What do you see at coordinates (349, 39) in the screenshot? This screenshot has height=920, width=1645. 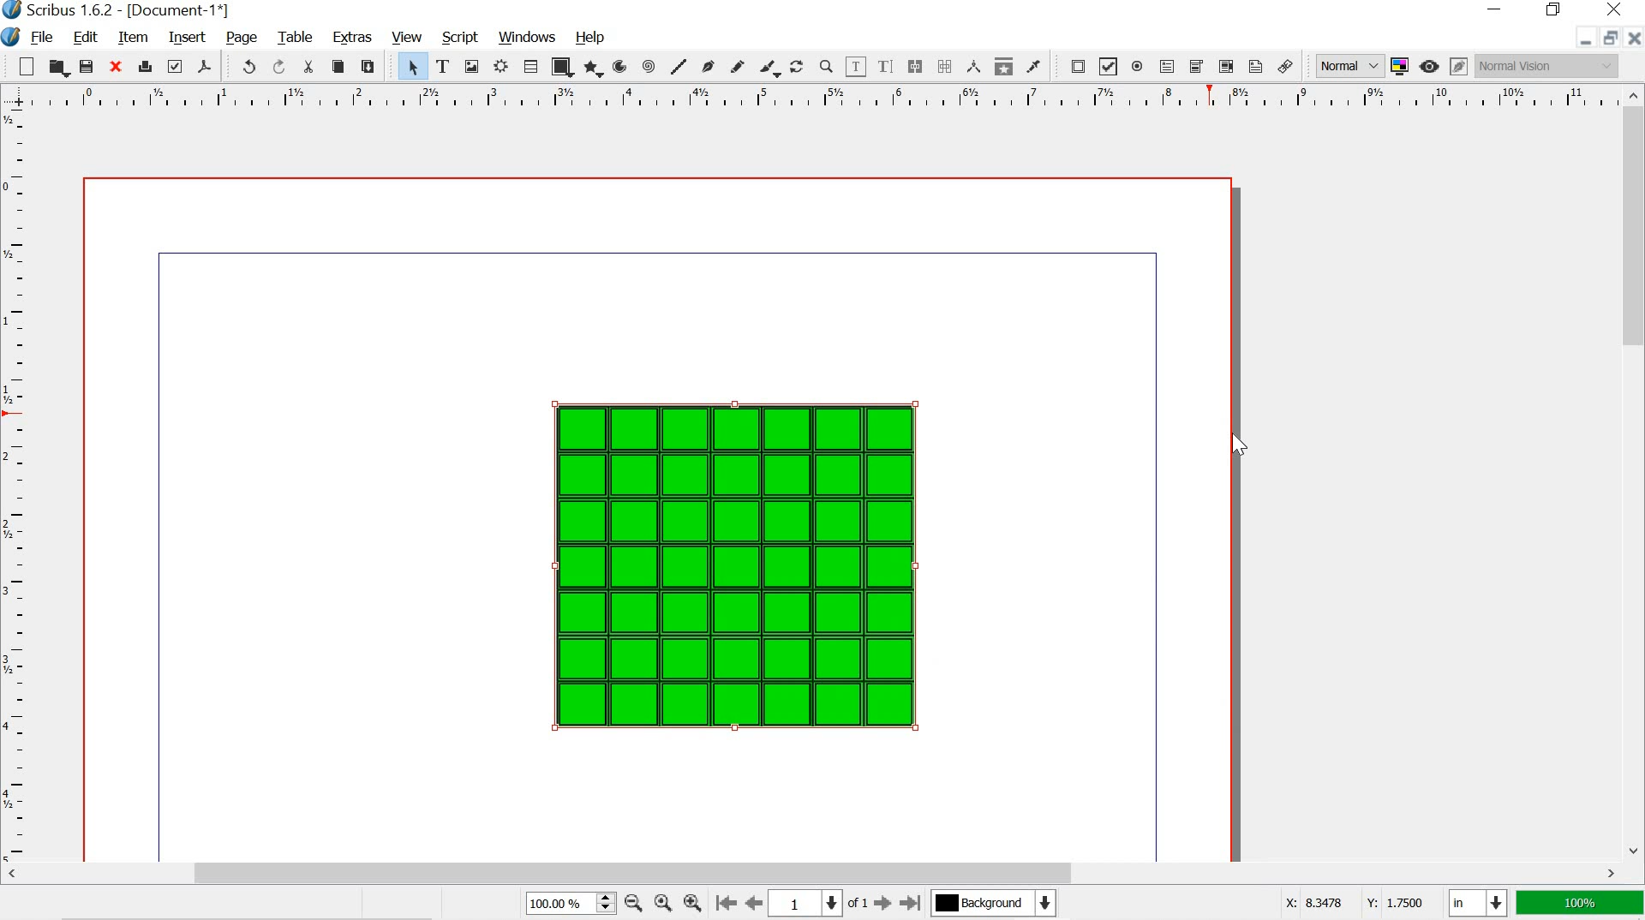 I see `extras` at bounding box center [349, 39].